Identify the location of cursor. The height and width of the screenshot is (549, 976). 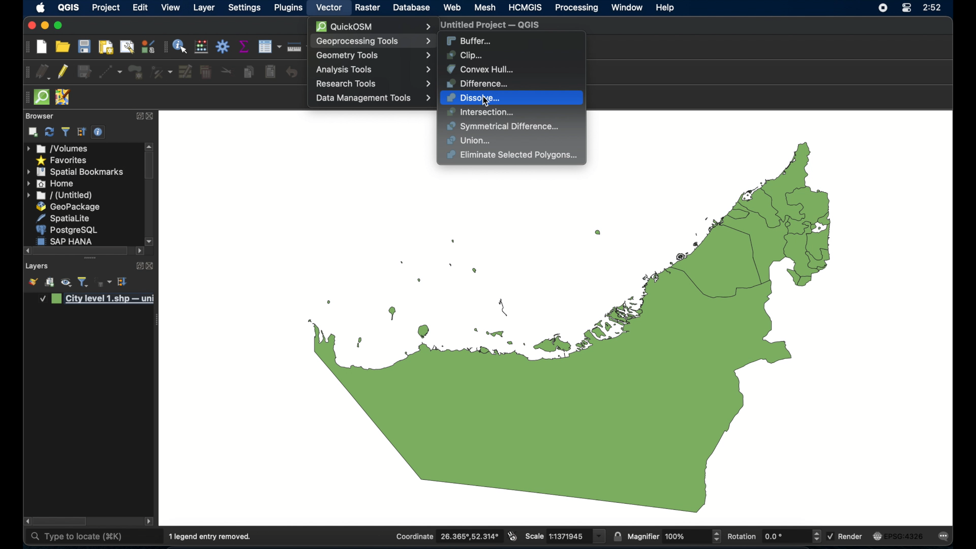
(489, 102).